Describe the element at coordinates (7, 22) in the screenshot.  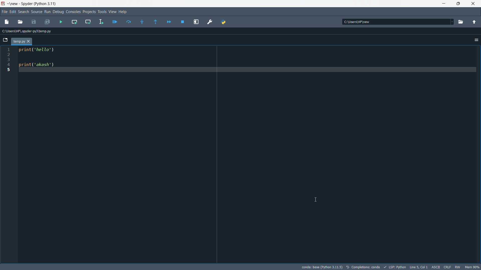
I see `new file` at that location.